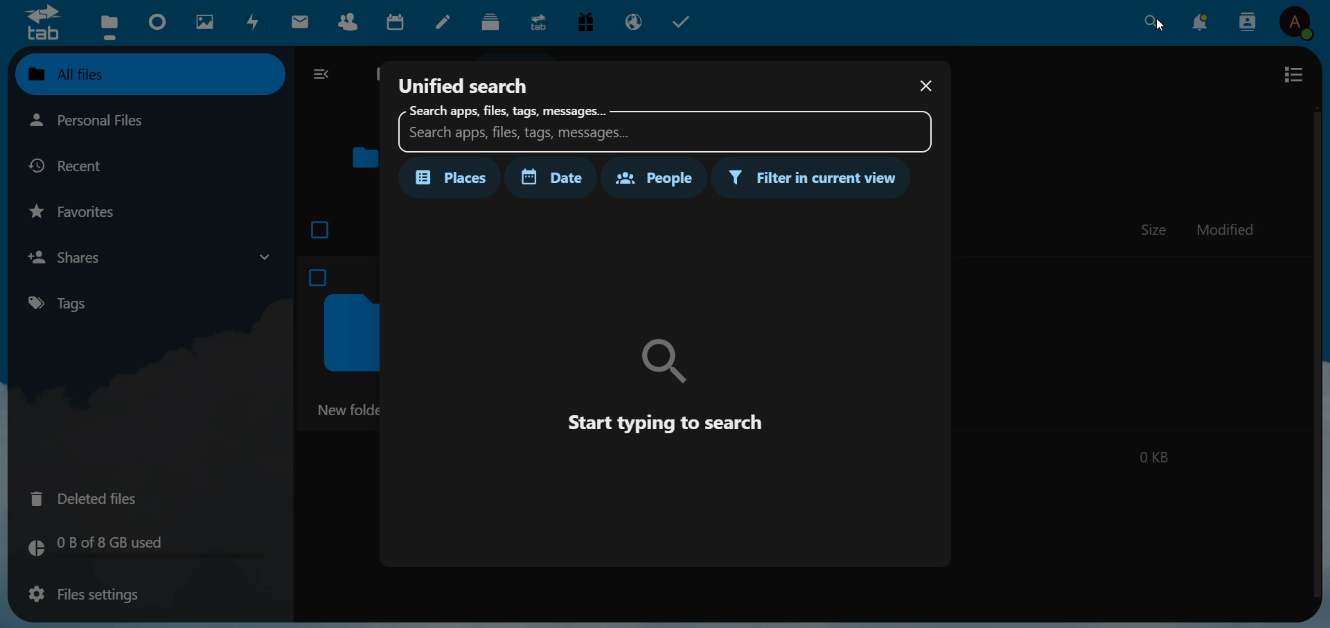 Image resolution: width=1330 pixels, height=628 pixels. I want to click on filter in current view, so click(815, 179).